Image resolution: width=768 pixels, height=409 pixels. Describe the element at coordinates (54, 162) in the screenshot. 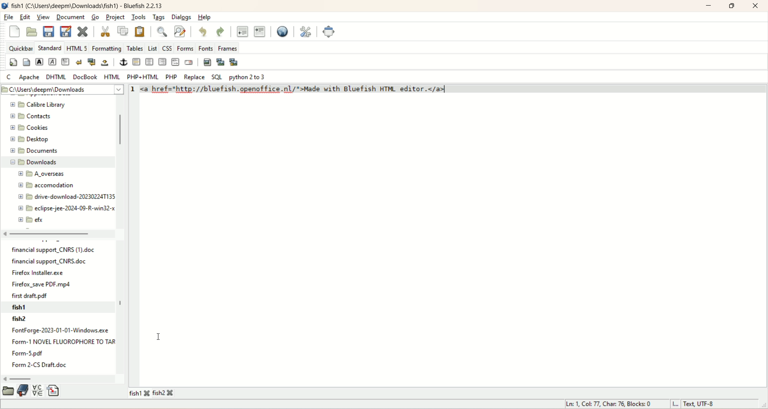

I see `downloads` at that location.